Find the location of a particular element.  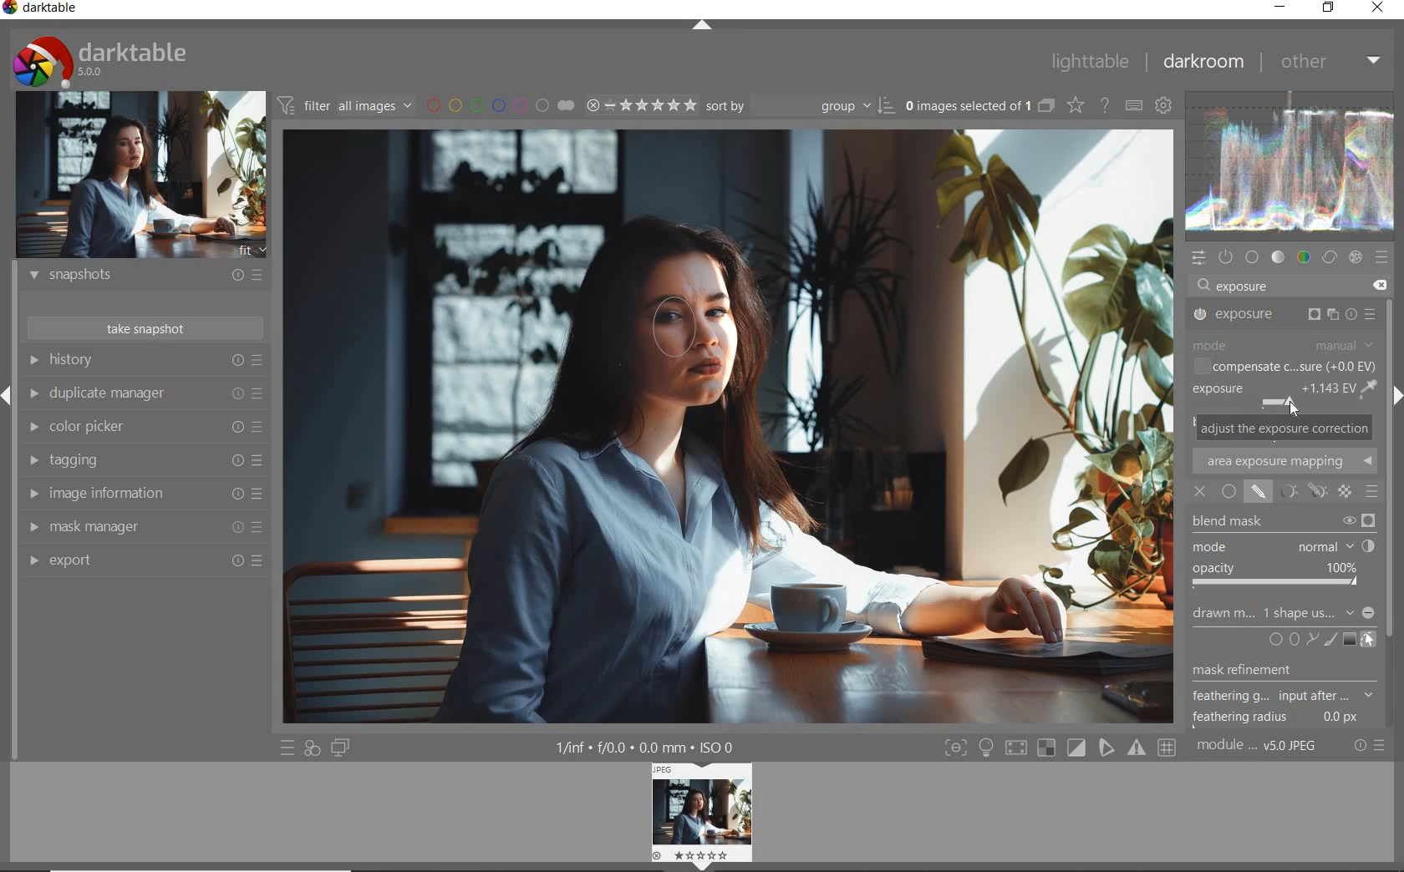

MODE is located at coordinates (1284, 346).